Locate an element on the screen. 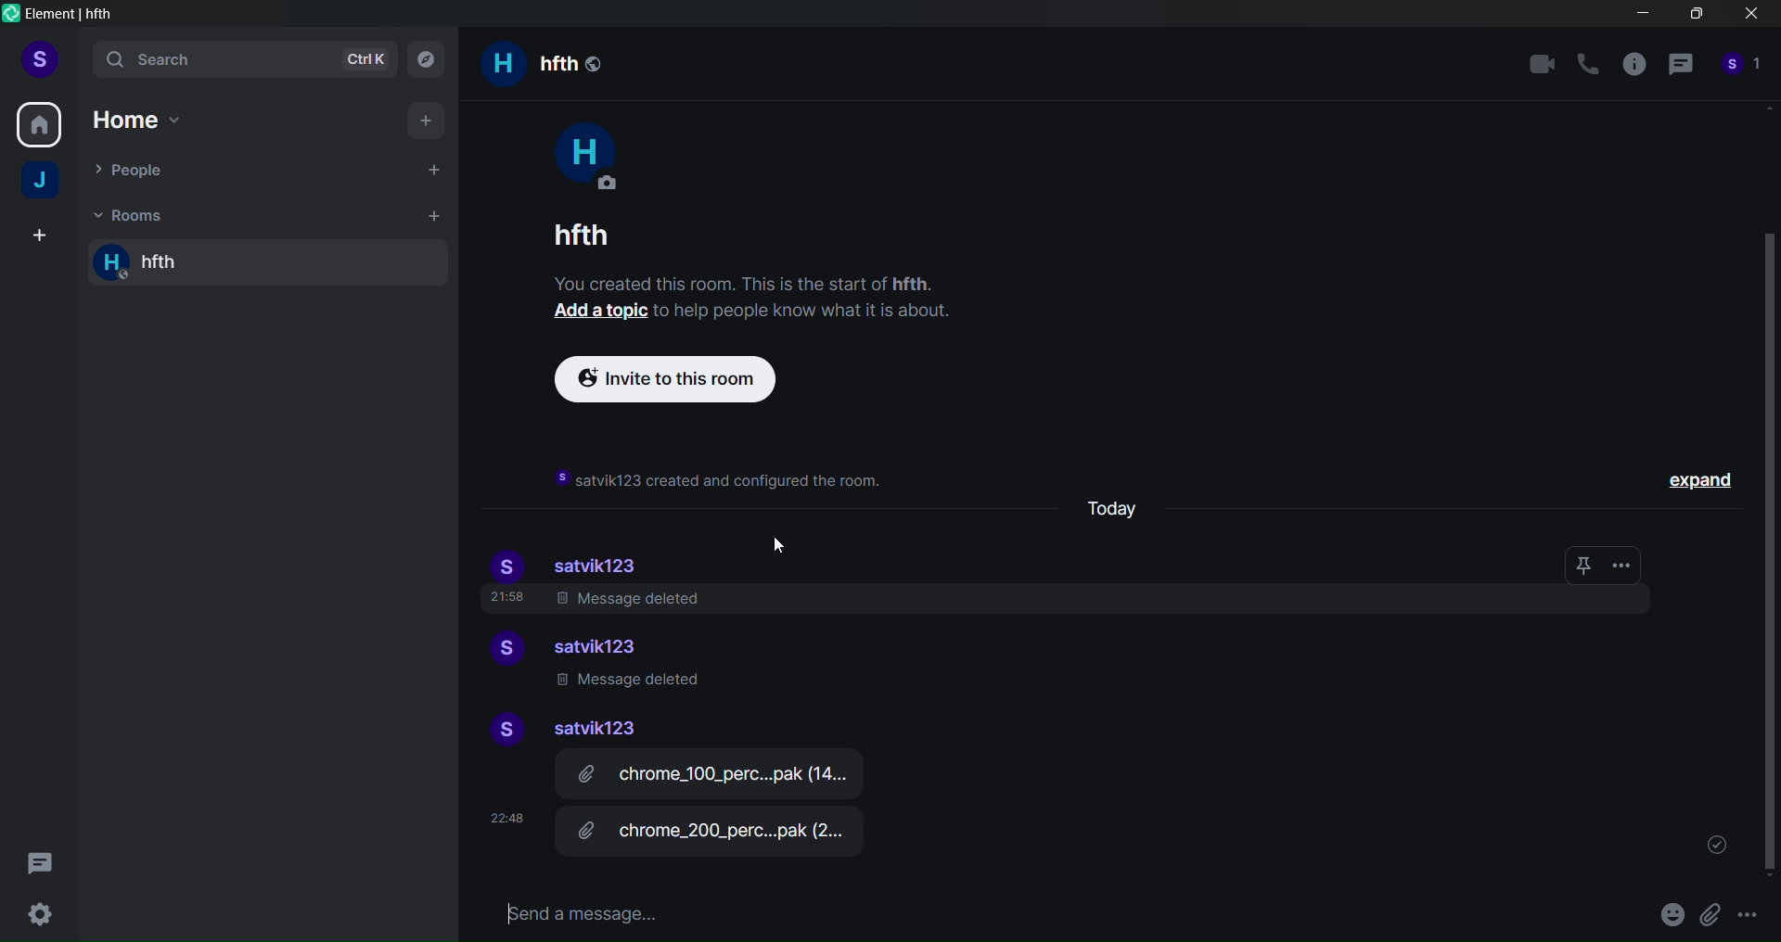 The height and width of the screenshot is (942, 1781). room name is located at coordinates (525, 66).